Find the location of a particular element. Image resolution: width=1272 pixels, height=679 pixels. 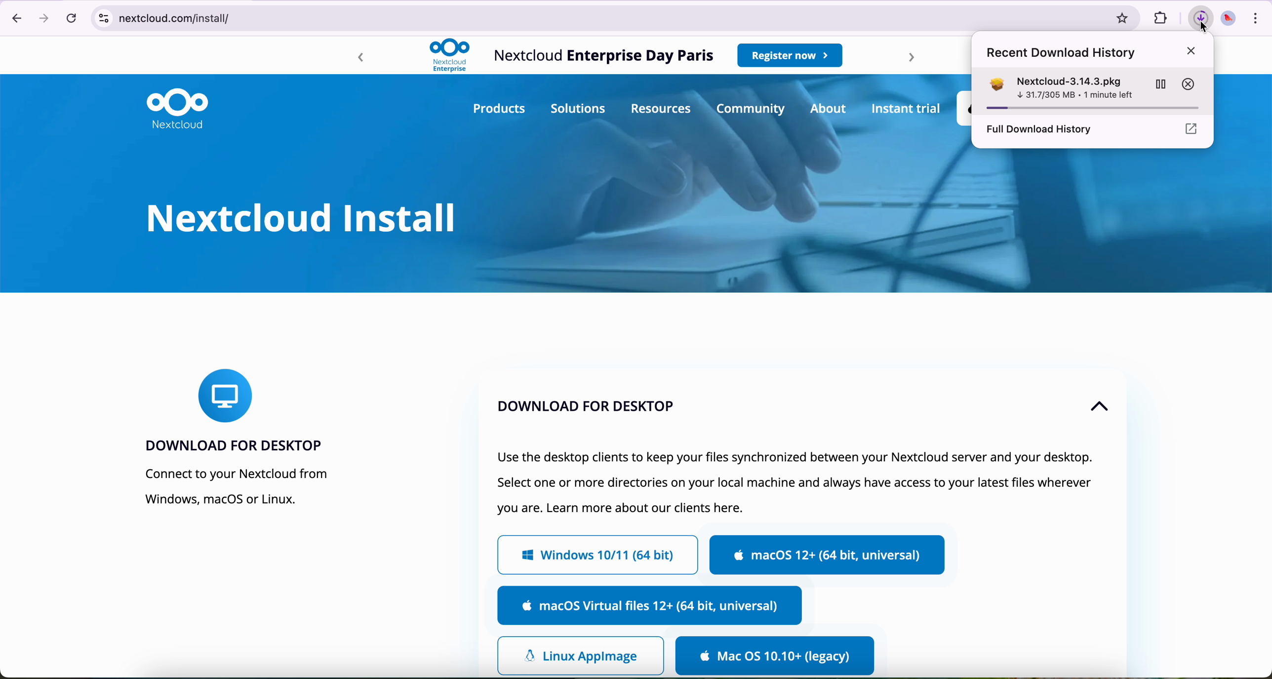

Nextcloud install is located at coordinates (298, 217).